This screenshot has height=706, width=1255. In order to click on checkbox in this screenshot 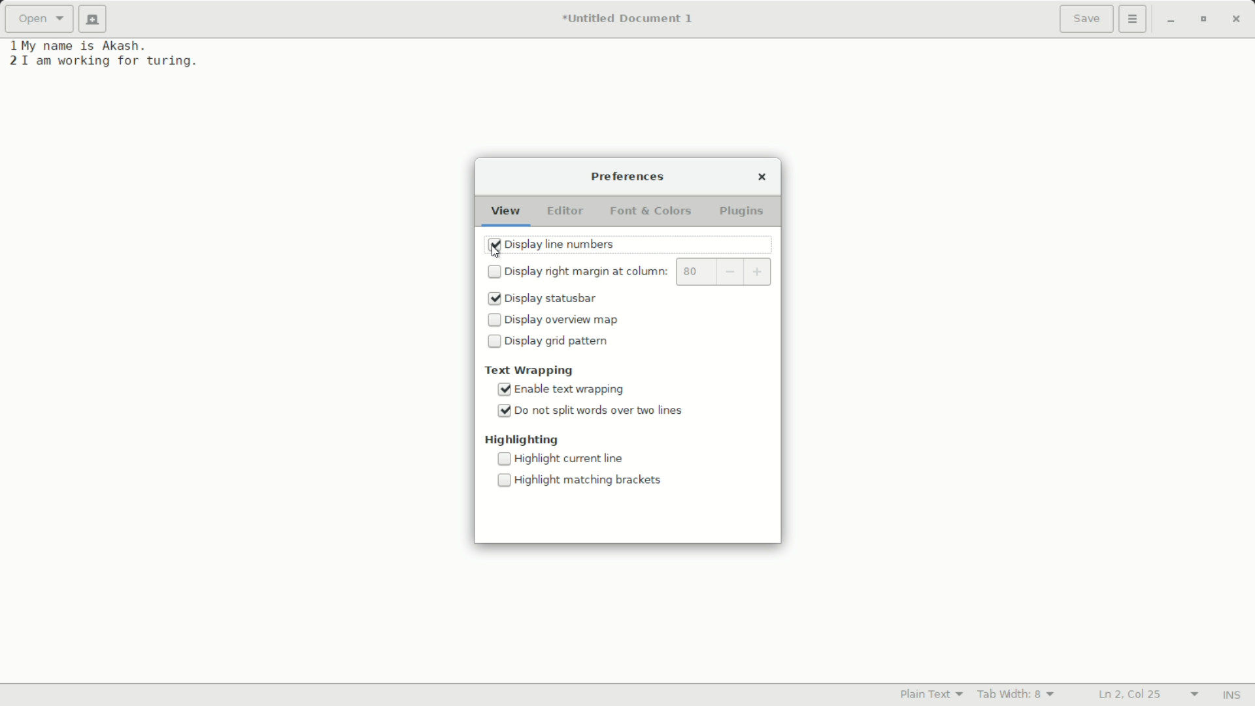, I will do `click(494, 341)`.